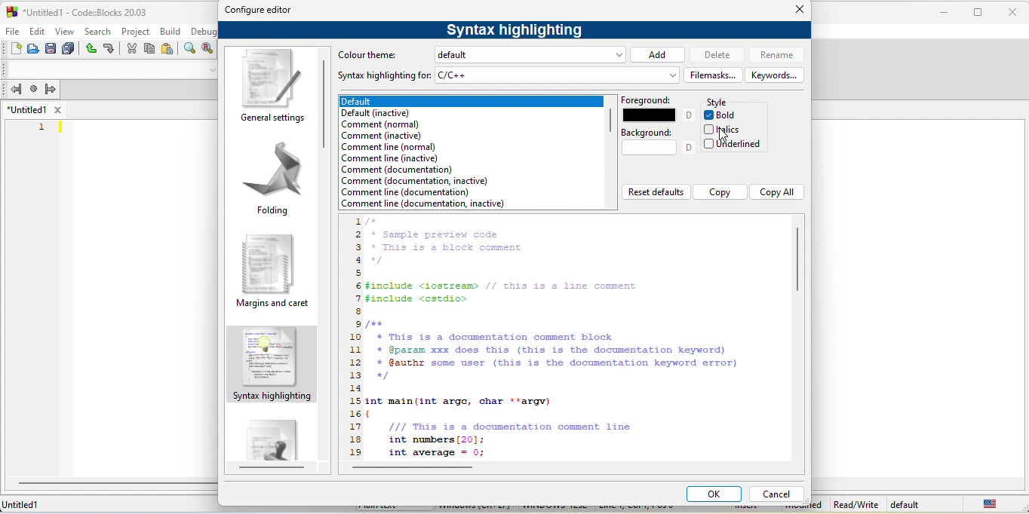 This screenshot has height=514, width=1029. I want to click on jump back, so click(15, 89).